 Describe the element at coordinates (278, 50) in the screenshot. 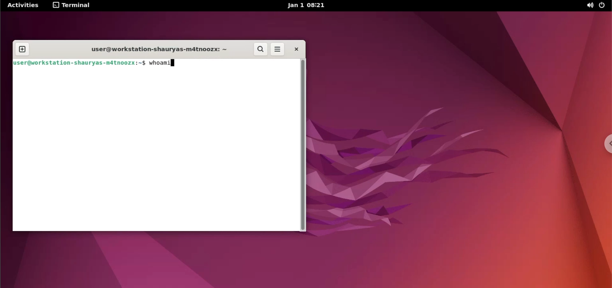

I see `more options` at that location.